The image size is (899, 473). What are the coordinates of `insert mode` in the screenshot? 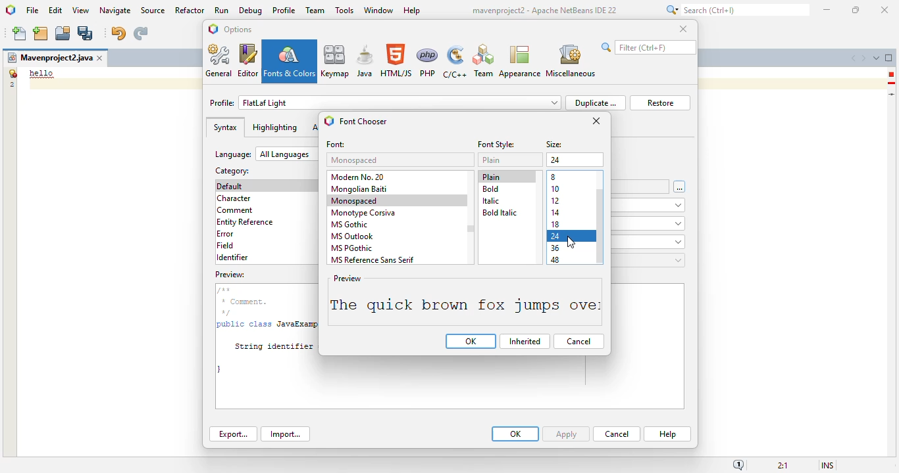 It's located at (827, 464).